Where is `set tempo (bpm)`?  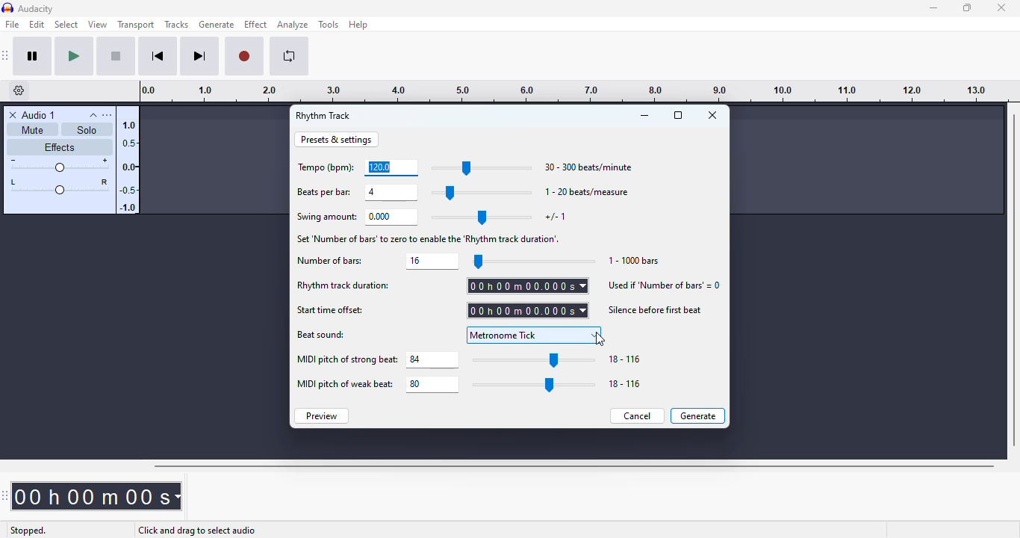
set tempo (bpm) is located at coordinates (392, 168).